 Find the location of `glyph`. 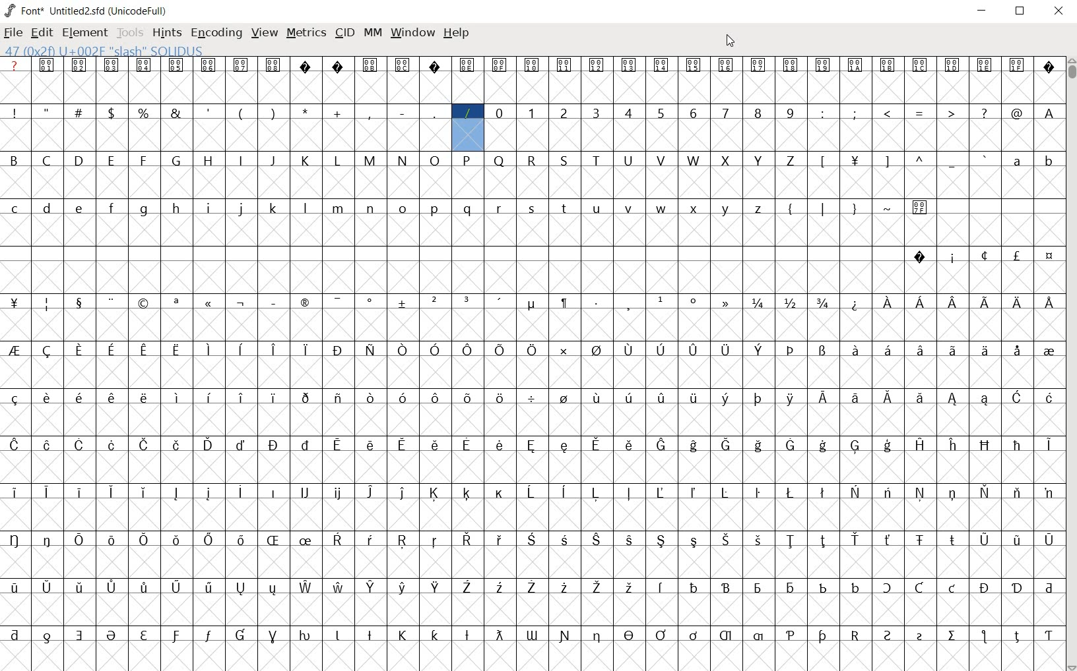

glyph is located at coordinates (951, 112).